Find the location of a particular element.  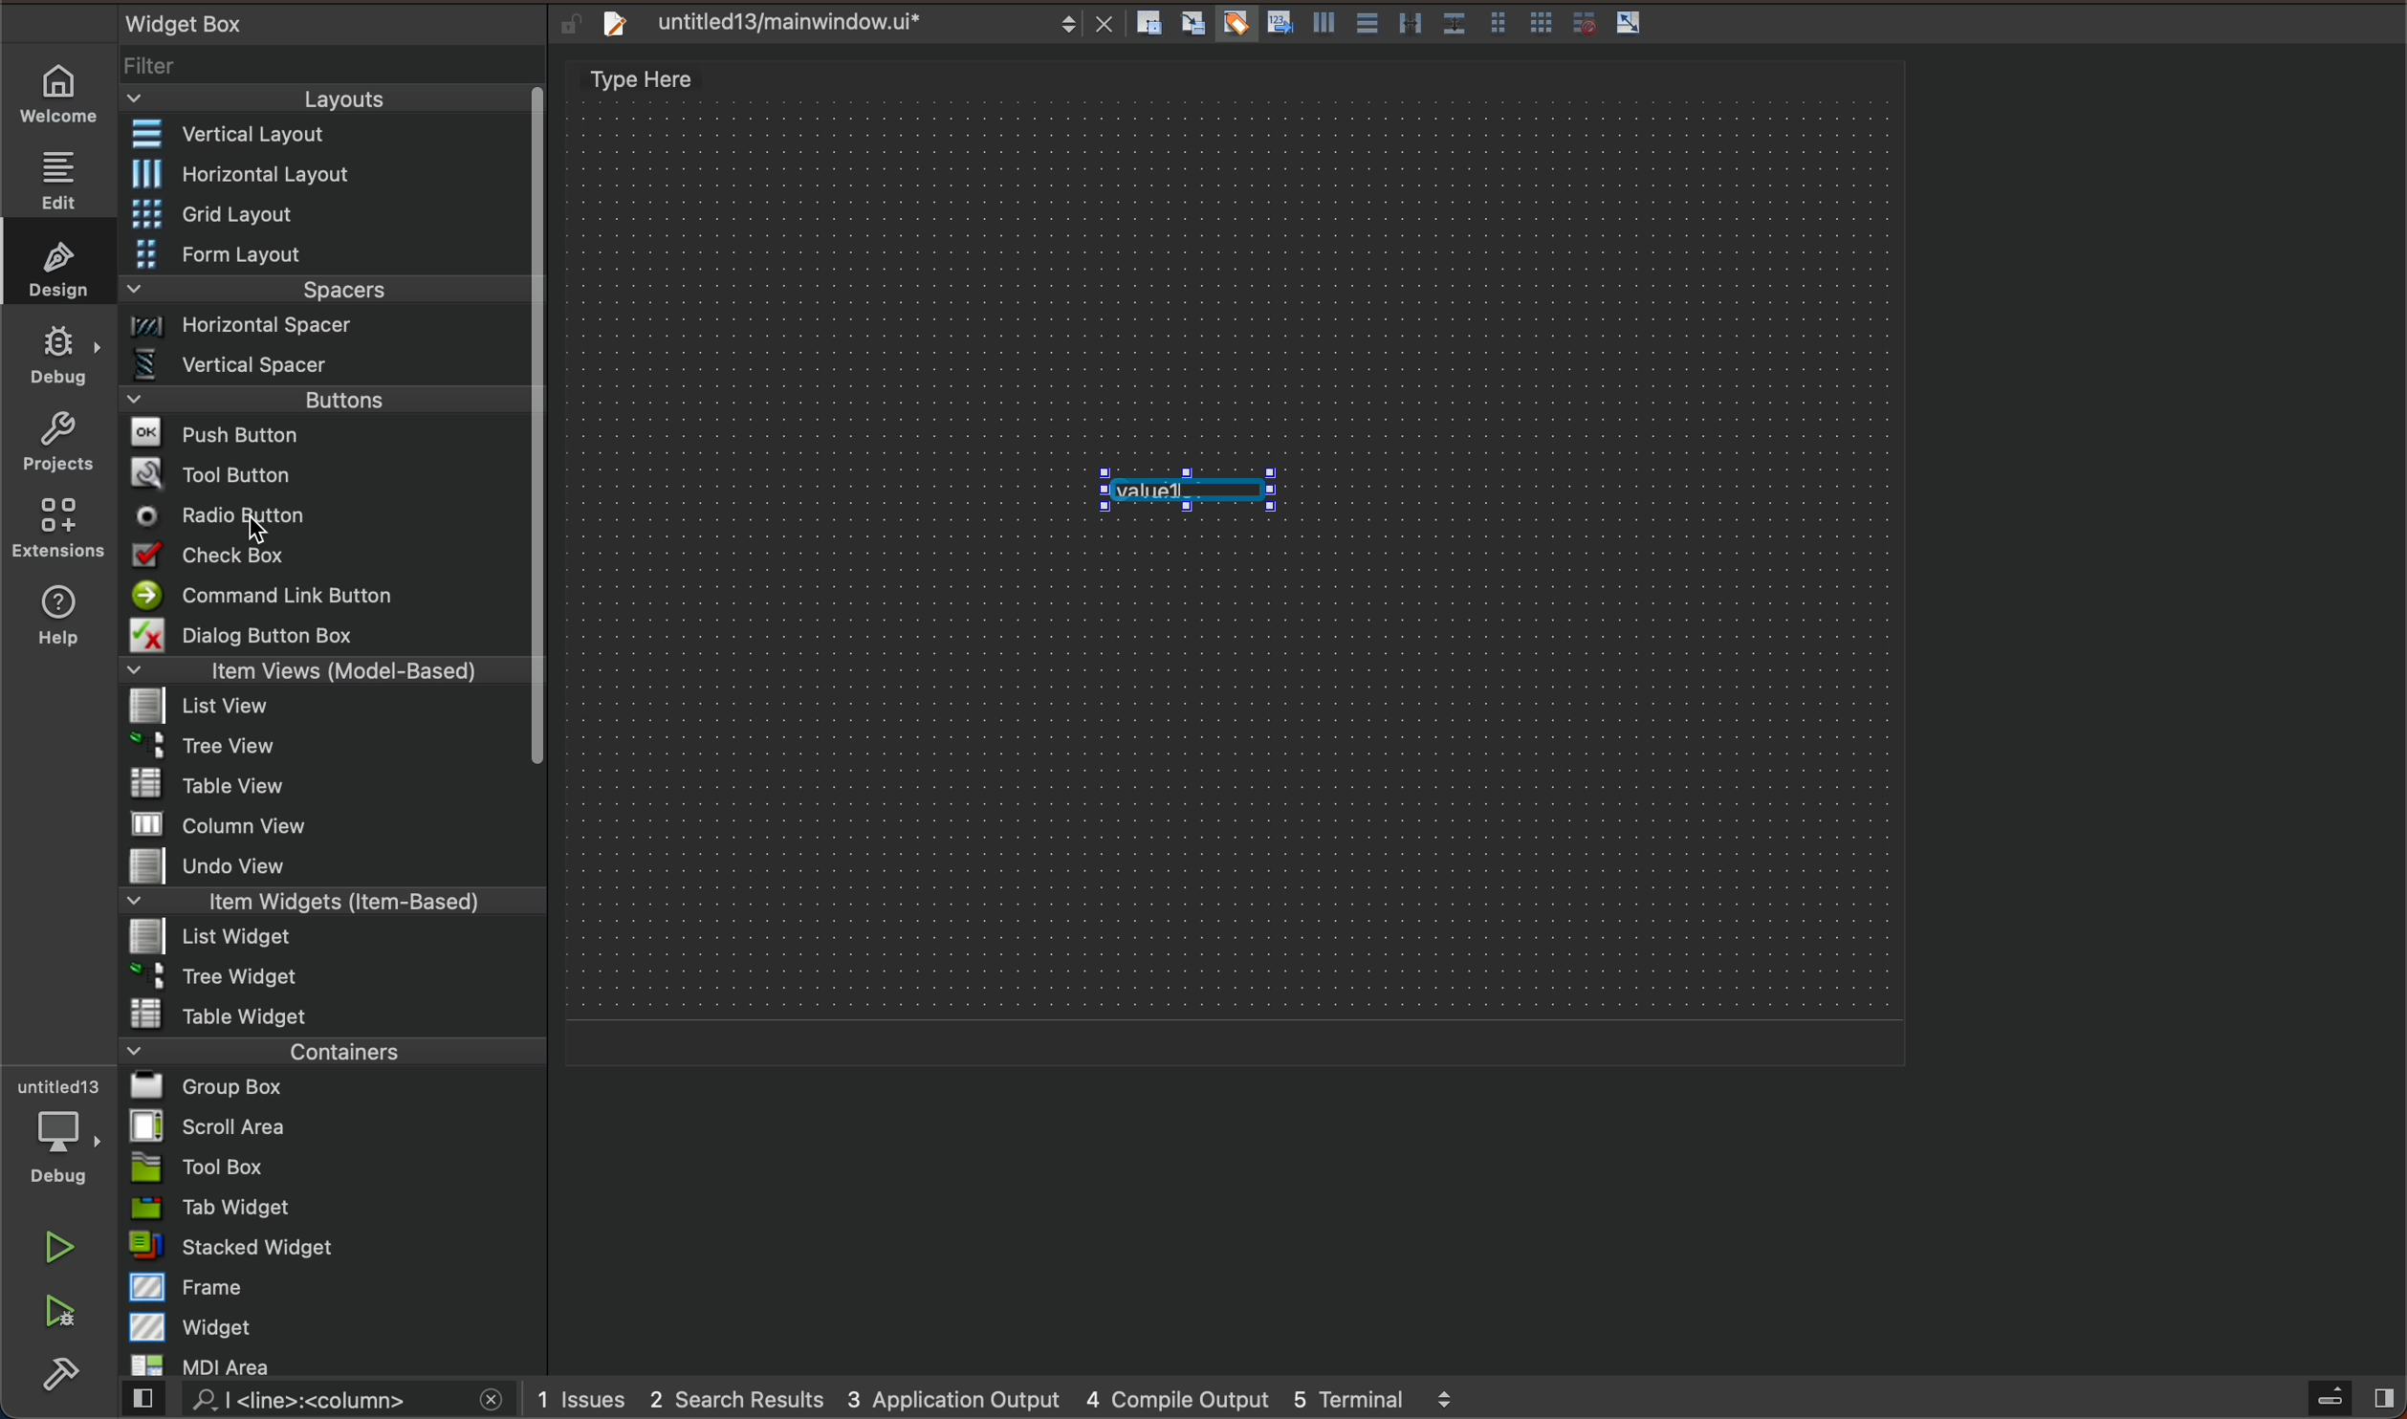

logs is located at coordinates (1026, 1398).